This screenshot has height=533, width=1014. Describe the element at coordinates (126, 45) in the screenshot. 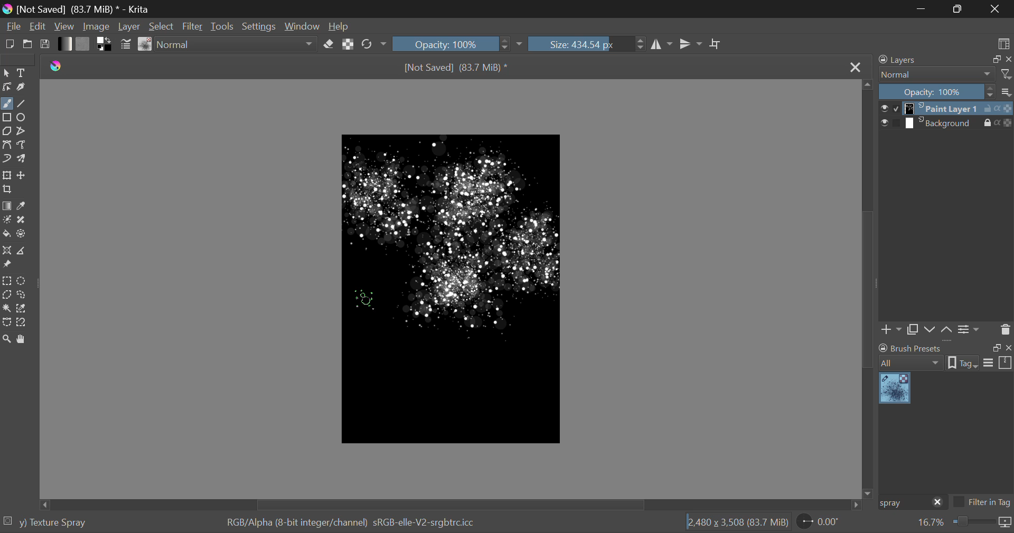

I see `Brush Settings` at that location.